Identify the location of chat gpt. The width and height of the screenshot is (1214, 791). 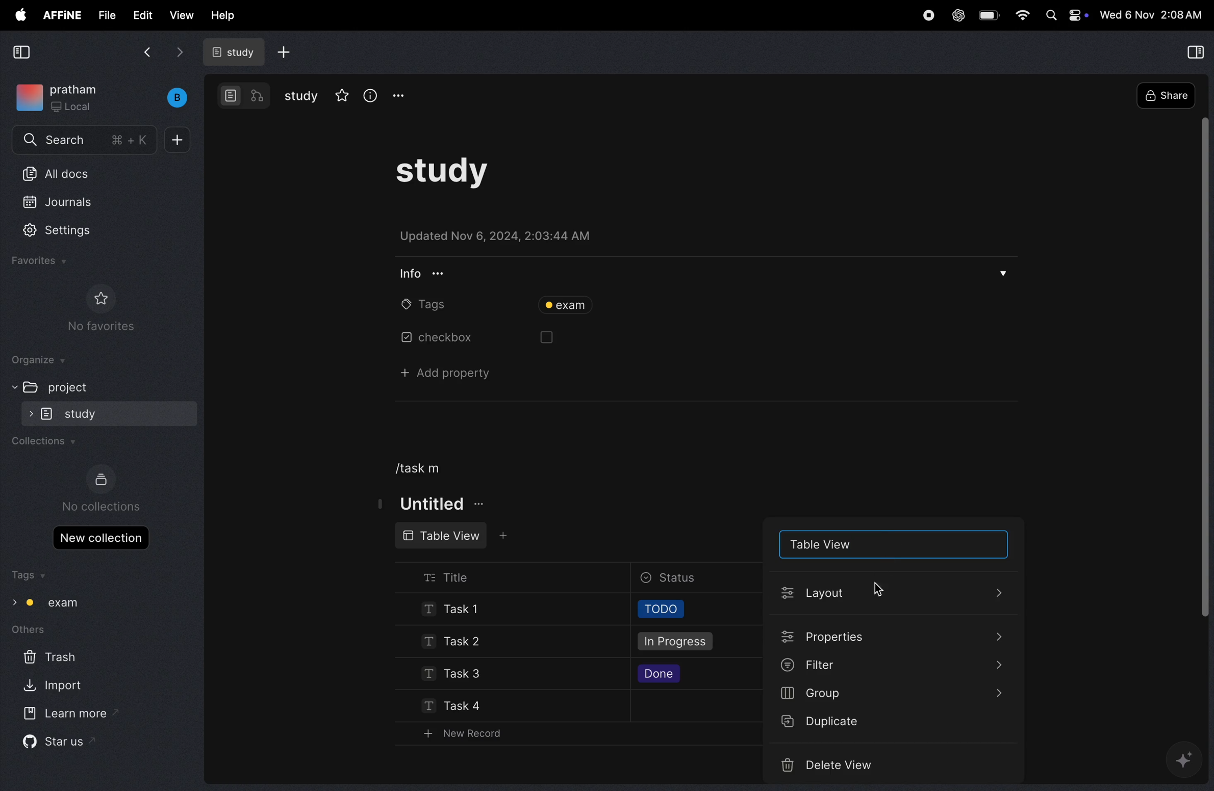
(955, 16).